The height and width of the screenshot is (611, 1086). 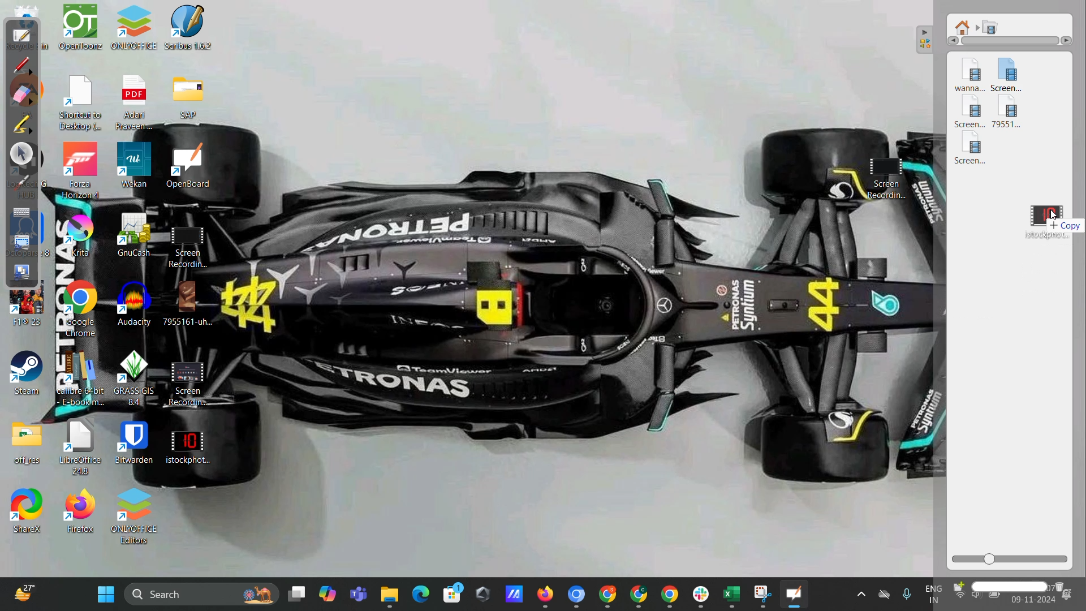 What do you see at coordinates (25, 64) in the screenshot?
I see `annotate document` at bounding box center [25, 64].